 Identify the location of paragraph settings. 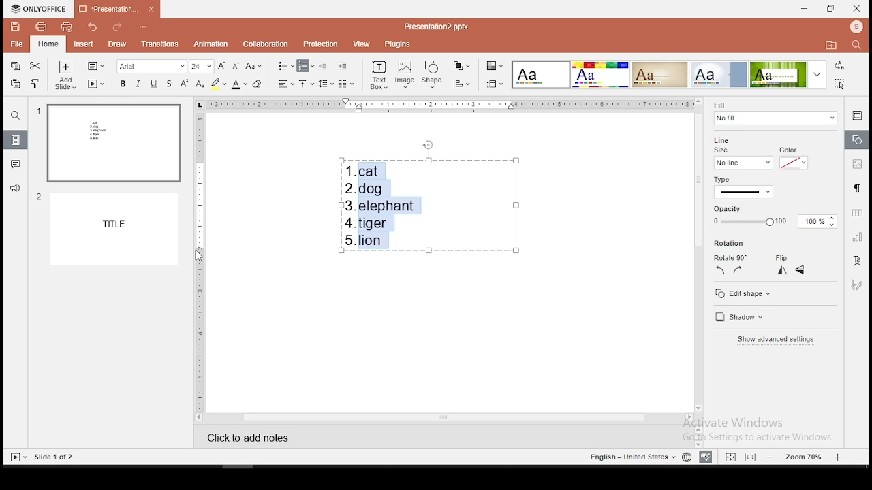
(856, 188).